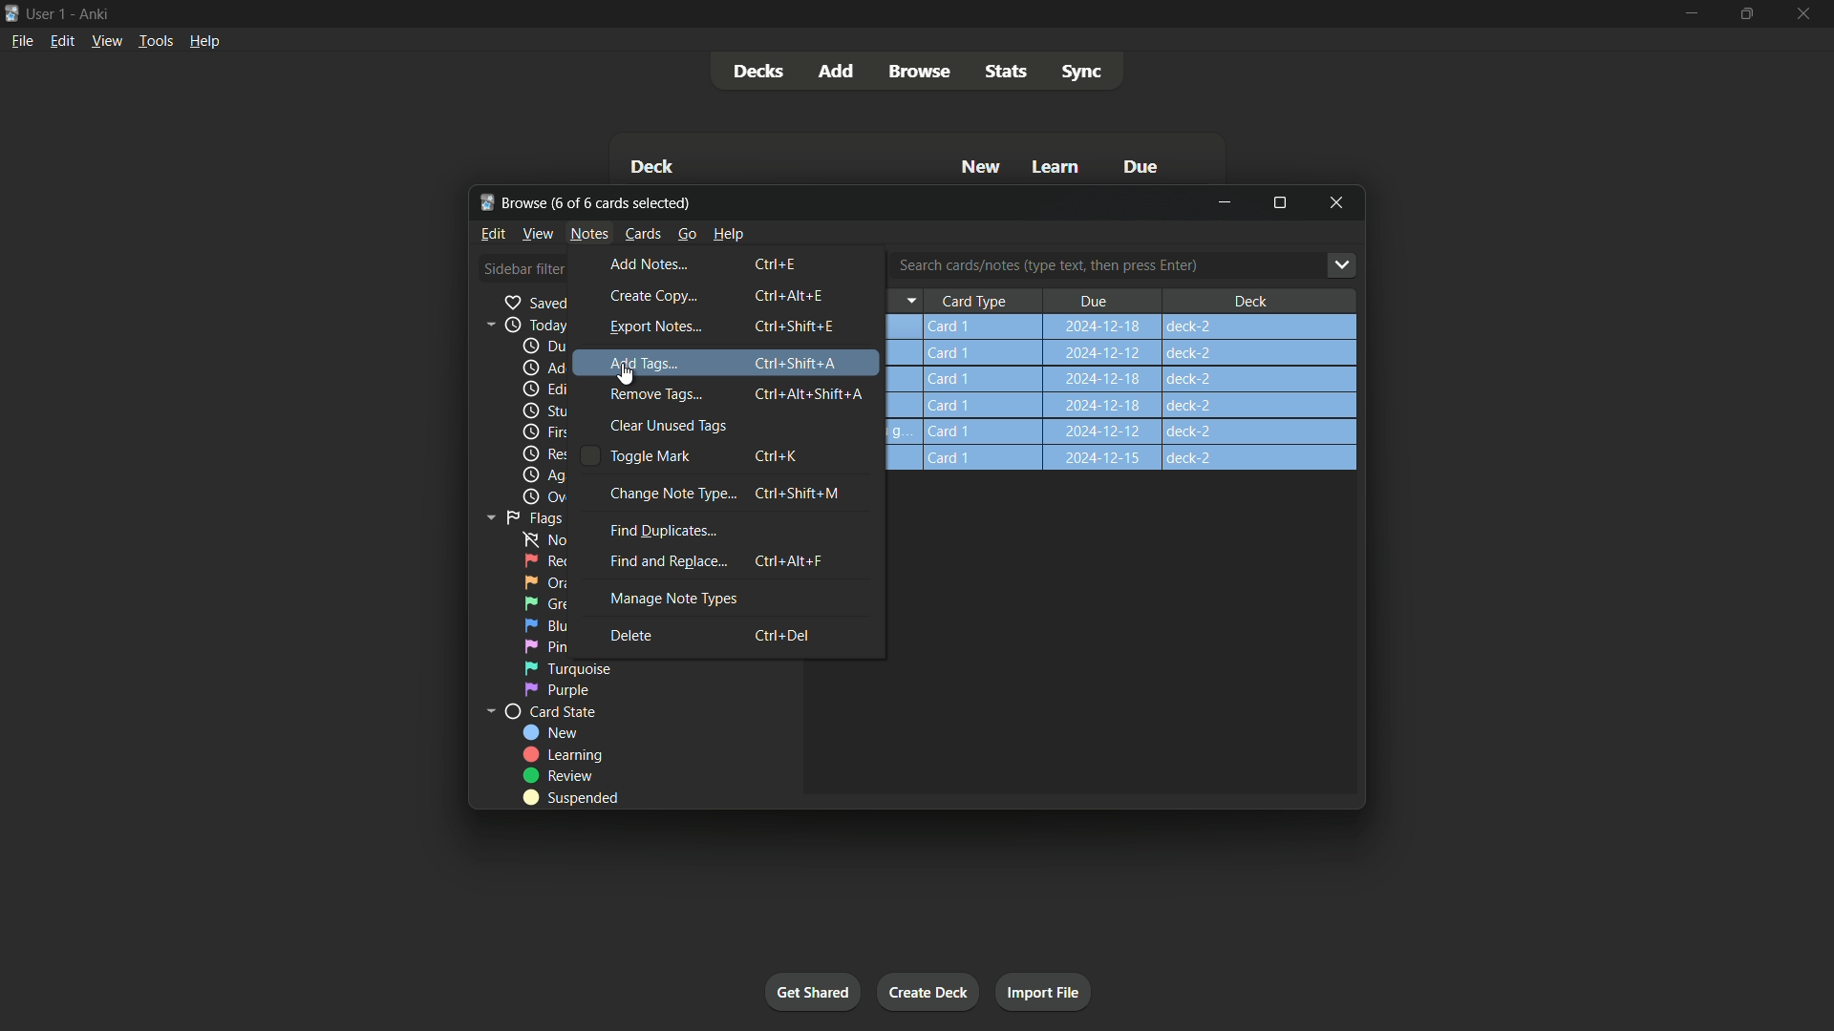 The width and height of the screenshot is (1834, 1031). What do you see at coordinates (643, 234) in the screenshot?
I see `Cards` at bounding box center [643, 234].